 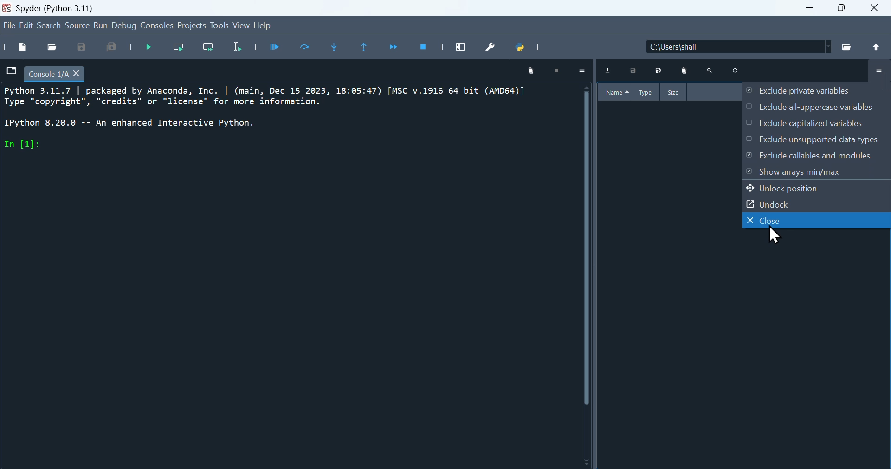 What do you see at coordinates (17, 47) in the screenshot?
I see `New file` at bounding box center [17, 47].